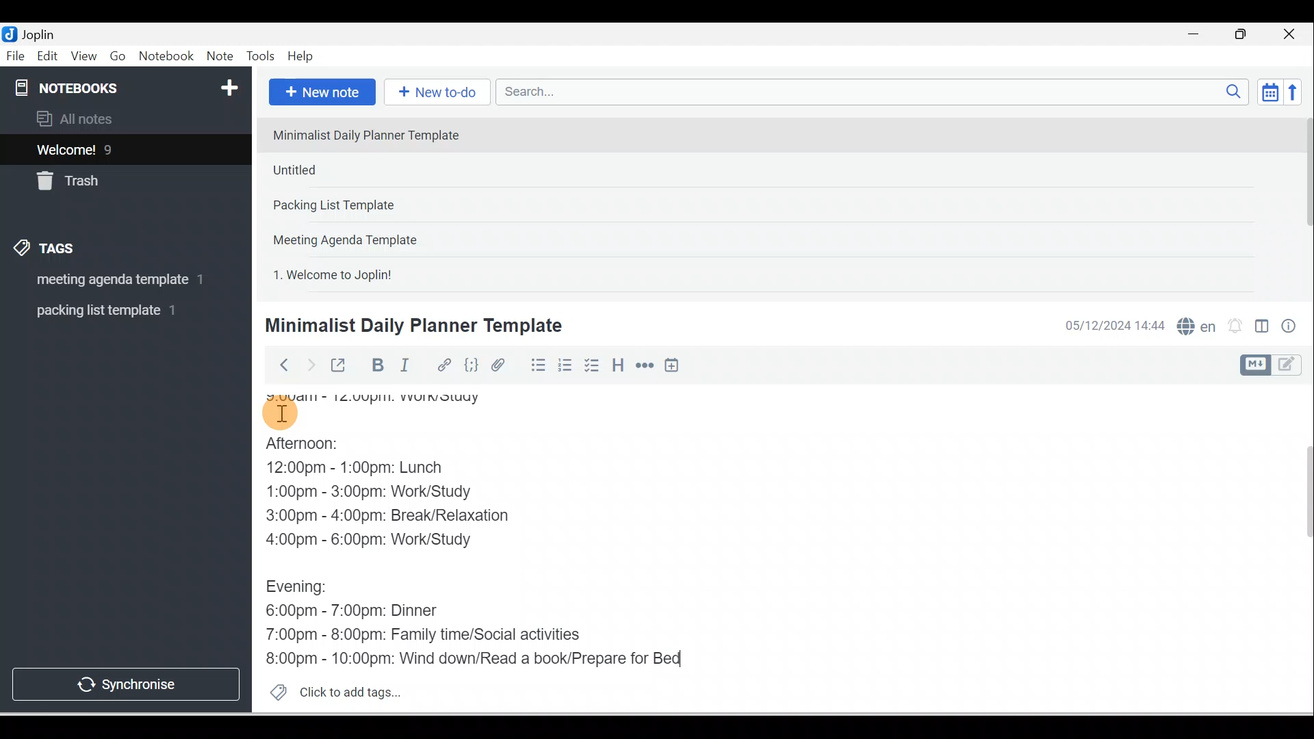 Image resolution: width=1314 pixels, height=739 pixels. What do you see at coordinates (395, 394) in the screenshot?
I see `9:00am - 12:00pm: Work/Study` at bounding box center [395, 394].